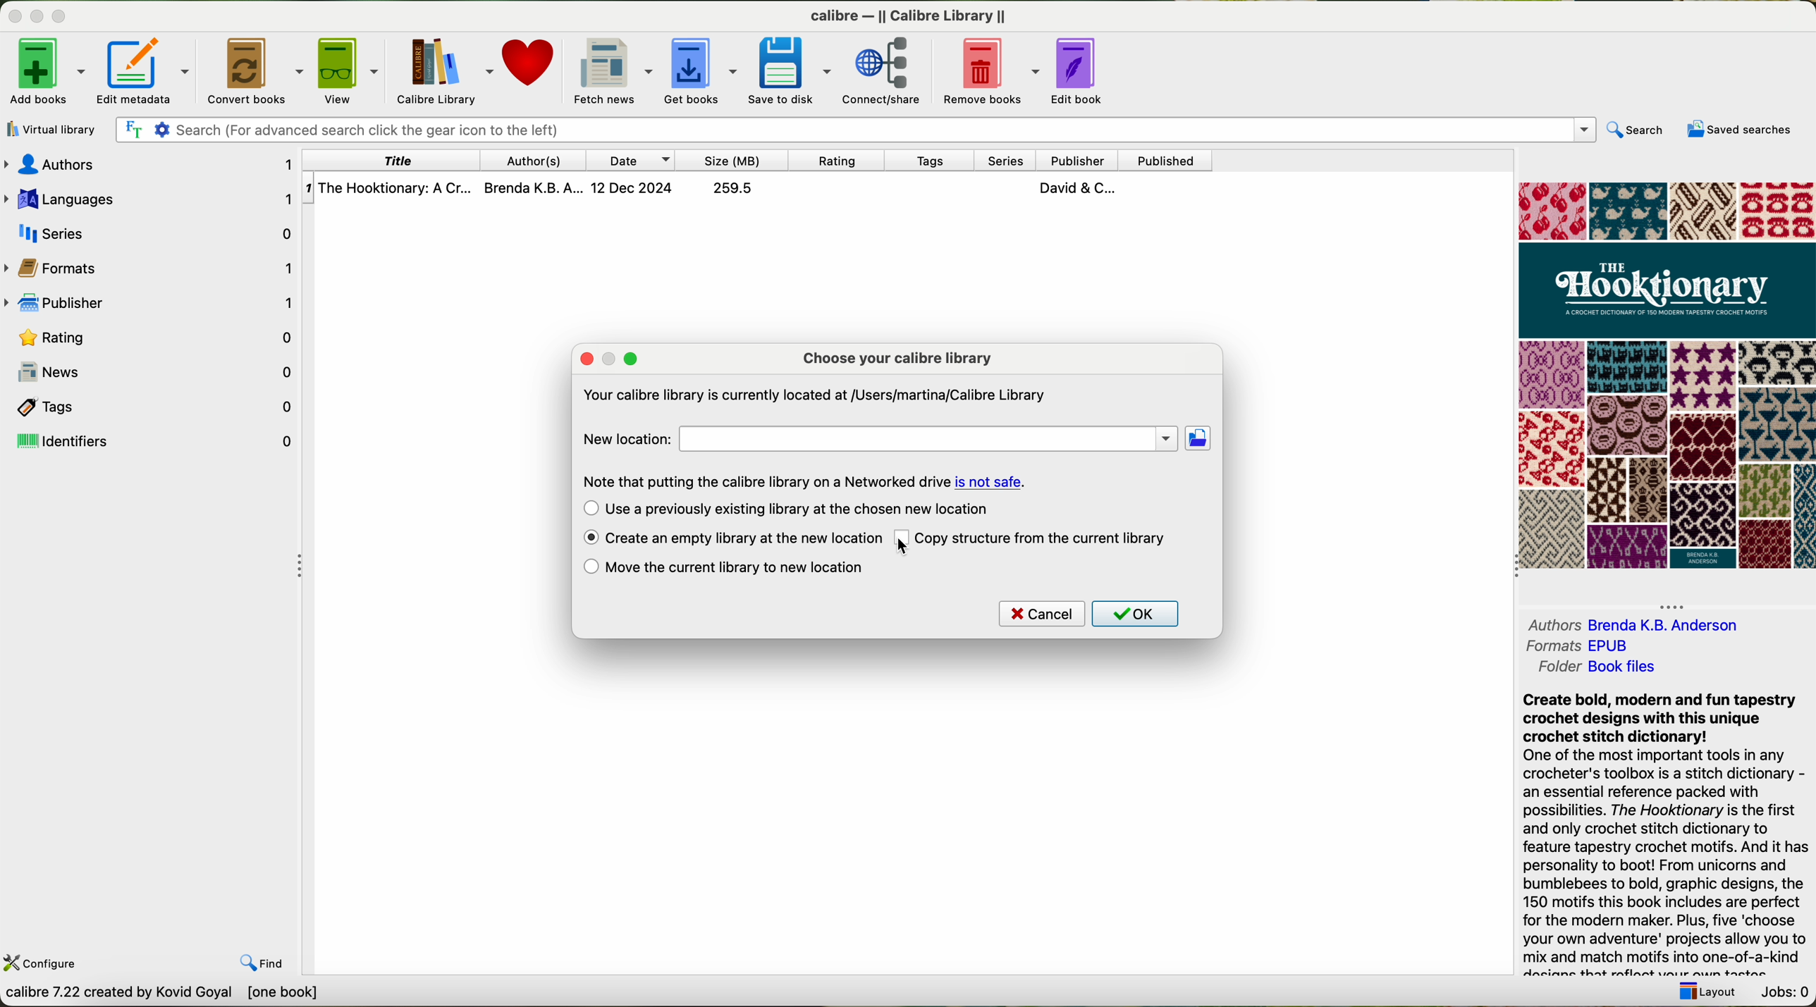 This screenshot has width=1816, height=1007. What do you see at coordinates (60, 16) in the screenshot?
I see `maximize` at bounding box center [60, 16].